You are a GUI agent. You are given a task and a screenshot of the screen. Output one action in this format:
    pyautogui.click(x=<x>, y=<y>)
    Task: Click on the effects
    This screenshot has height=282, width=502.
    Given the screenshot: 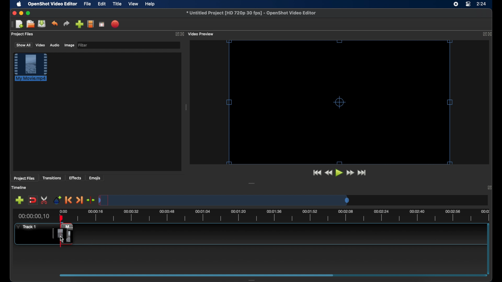 What is the action you would take?
    pyautogui.click(x=75, y=178)
    